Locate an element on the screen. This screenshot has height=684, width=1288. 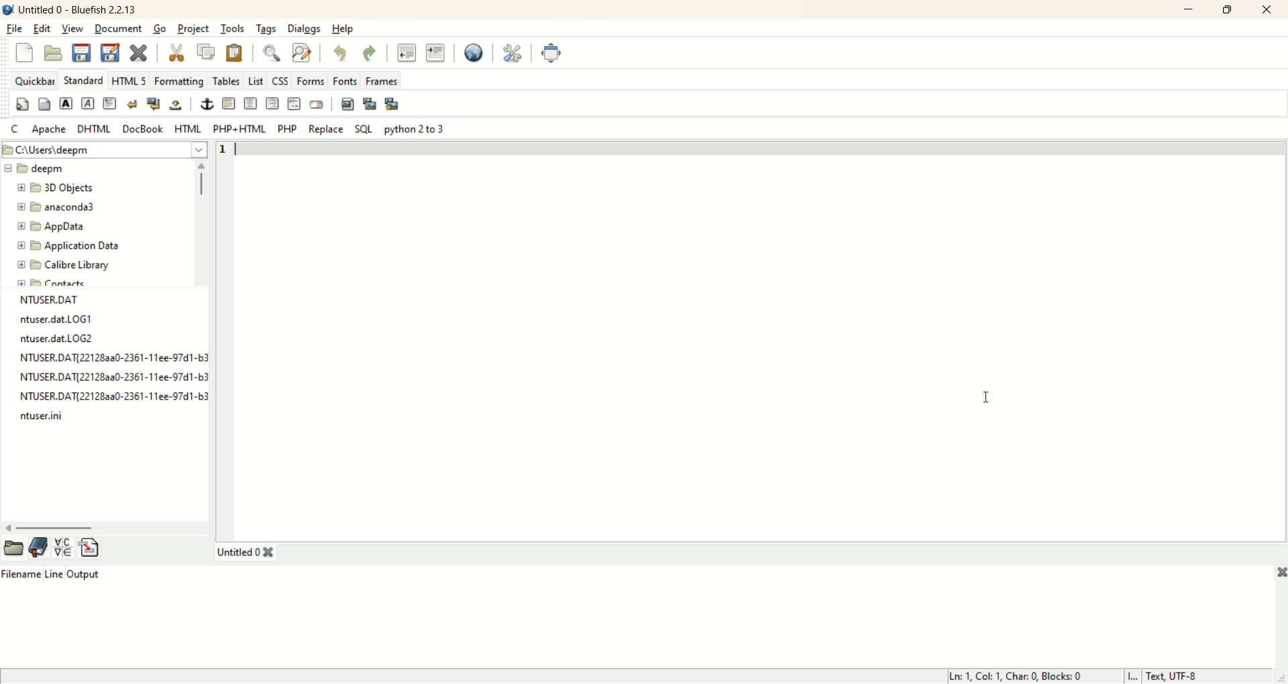
projects is located at coordinates (192, 30).